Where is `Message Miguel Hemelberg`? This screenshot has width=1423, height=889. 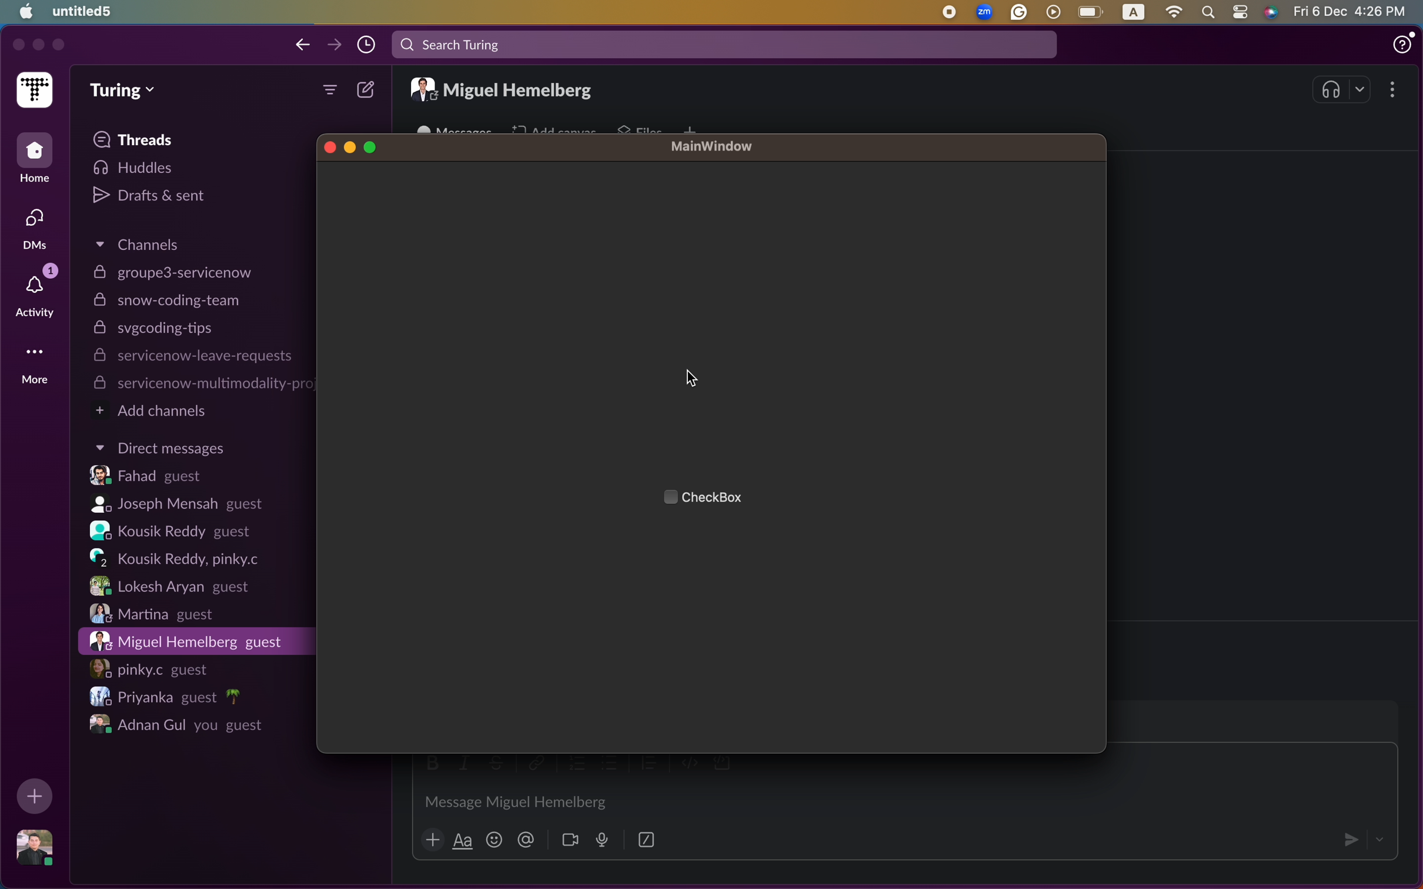
Message Miguel Hemelberg is located at coordinates (513, 800).